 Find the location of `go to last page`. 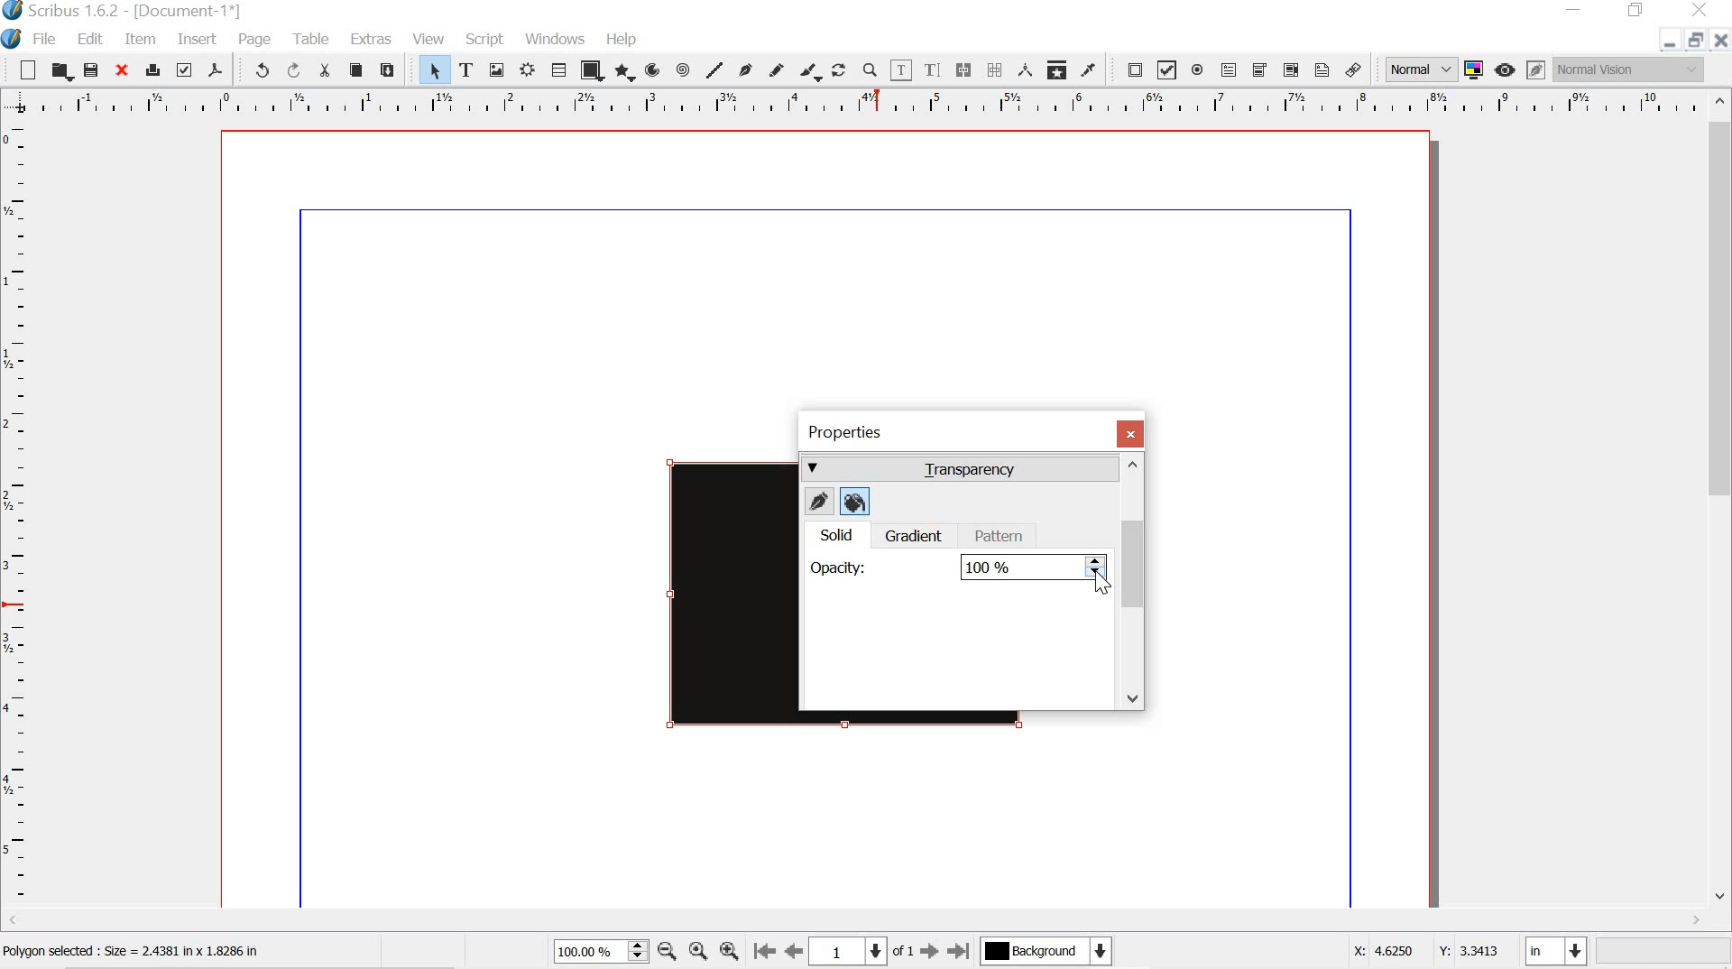

go to last page is located at coordinates (958, 951).